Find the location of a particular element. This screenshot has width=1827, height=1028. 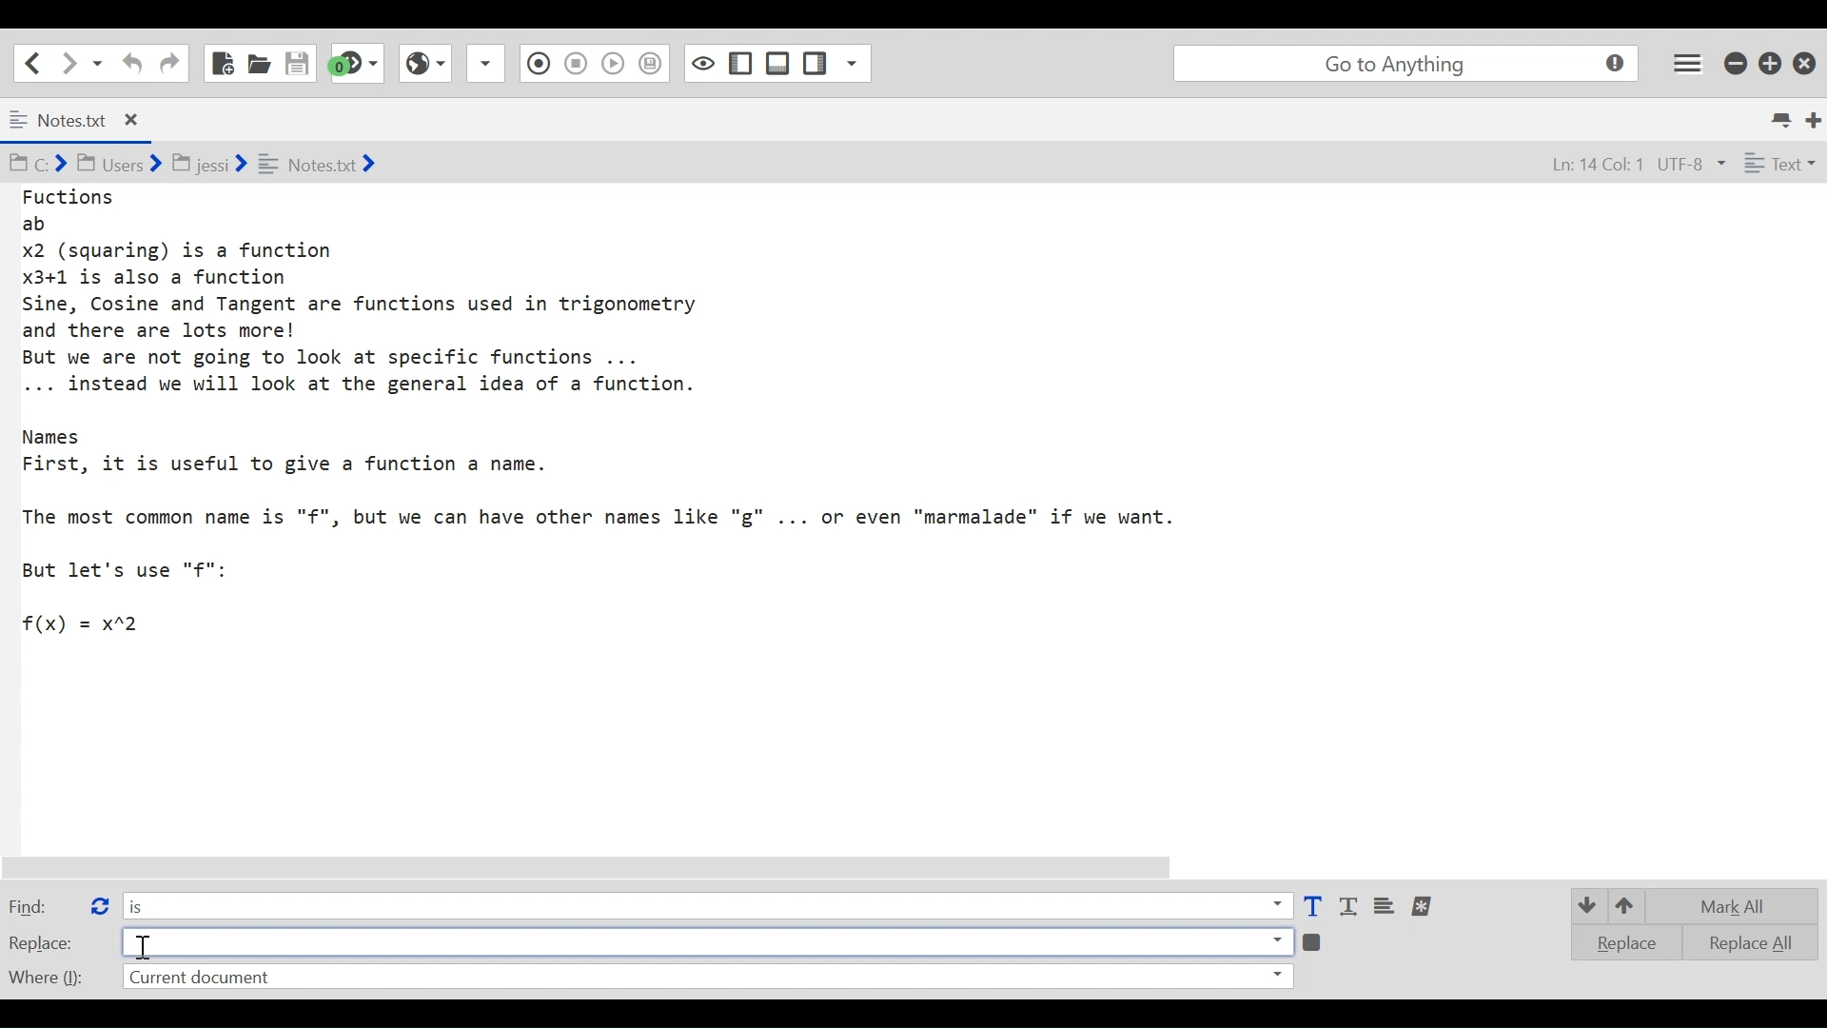

Toggle Focus mode is located at coordinates (653, 64).